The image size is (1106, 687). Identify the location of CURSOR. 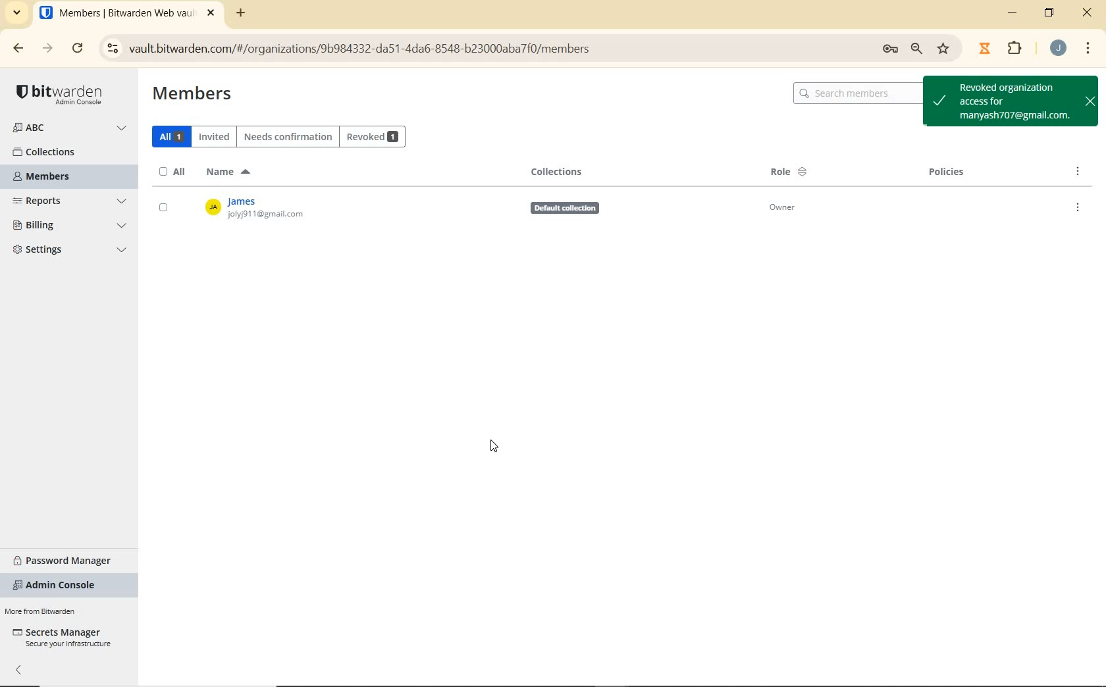
(495, 445).